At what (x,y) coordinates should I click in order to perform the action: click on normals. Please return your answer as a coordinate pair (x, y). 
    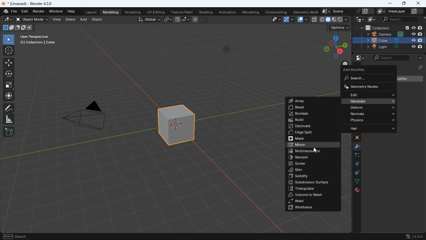
    Looking at the image, I should click on (372, 113).